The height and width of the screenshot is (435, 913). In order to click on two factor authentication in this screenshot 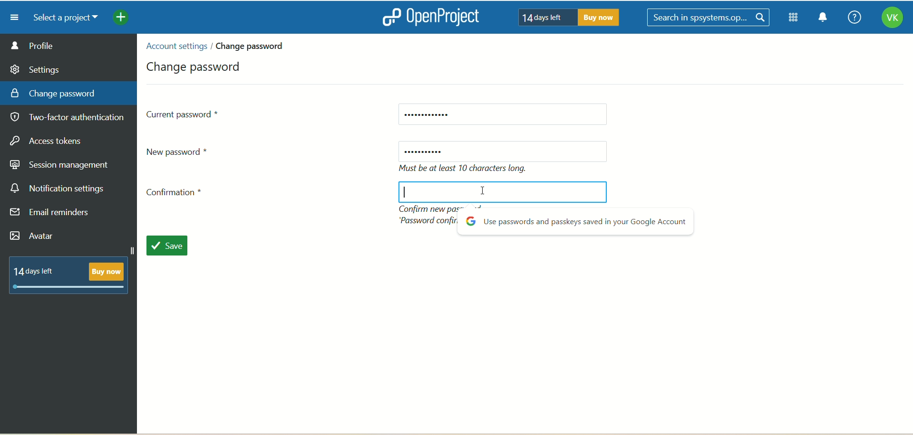, I will do `click(71, 118)`.